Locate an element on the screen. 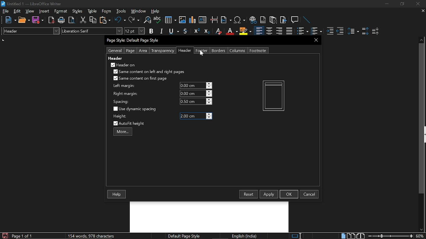  current right margin is located at coordinates (192, 93).